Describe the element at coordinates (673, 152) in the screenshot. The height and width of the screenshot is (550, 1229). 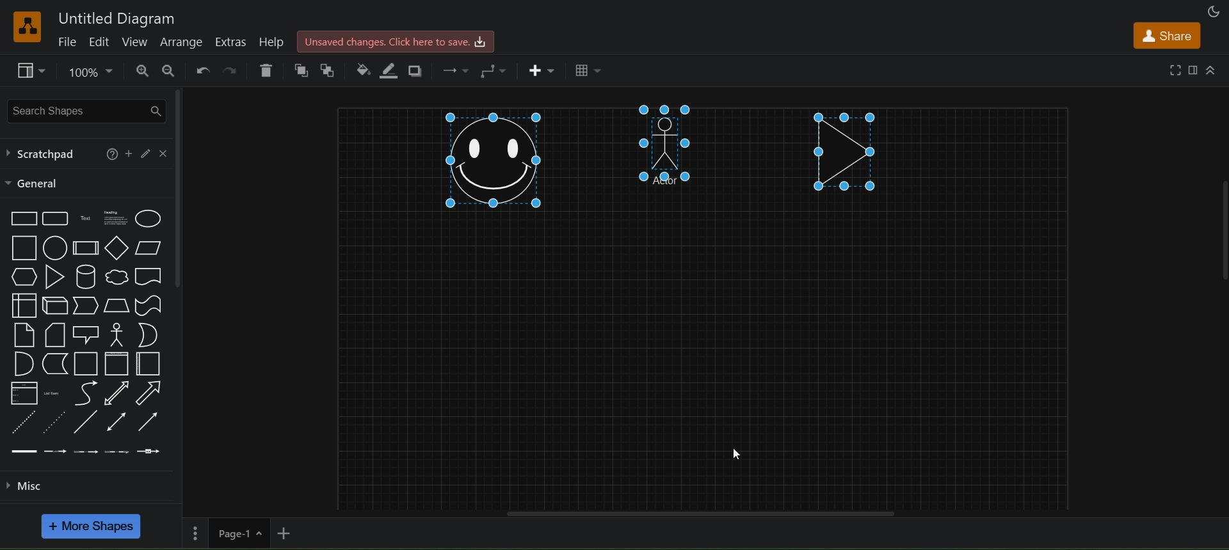
I see `all shapes aligned to top` at that location.